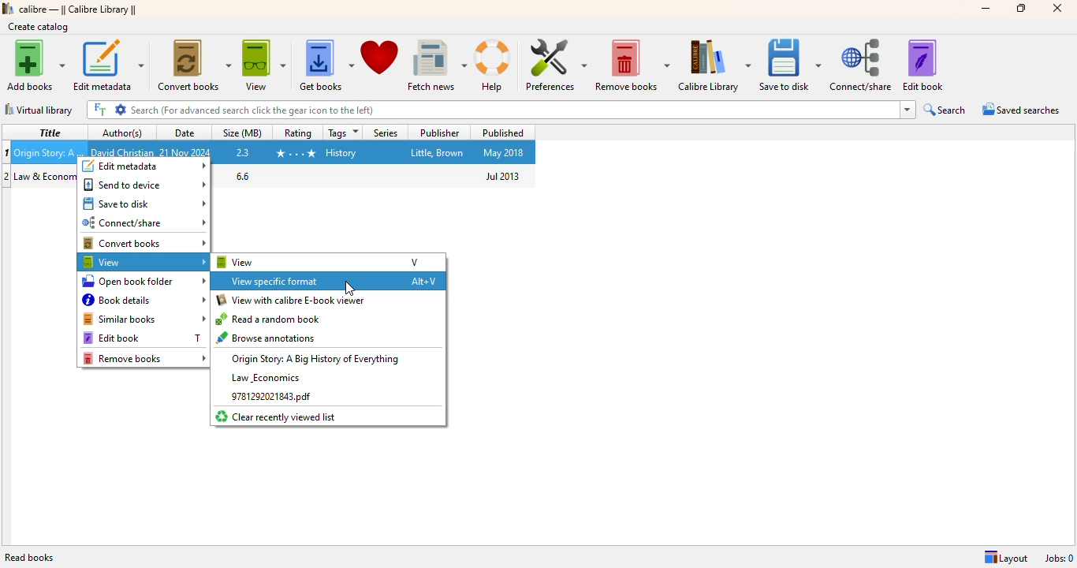 This screenshot has width=1077, height=568. I want to click on read books, so click(30, 558).